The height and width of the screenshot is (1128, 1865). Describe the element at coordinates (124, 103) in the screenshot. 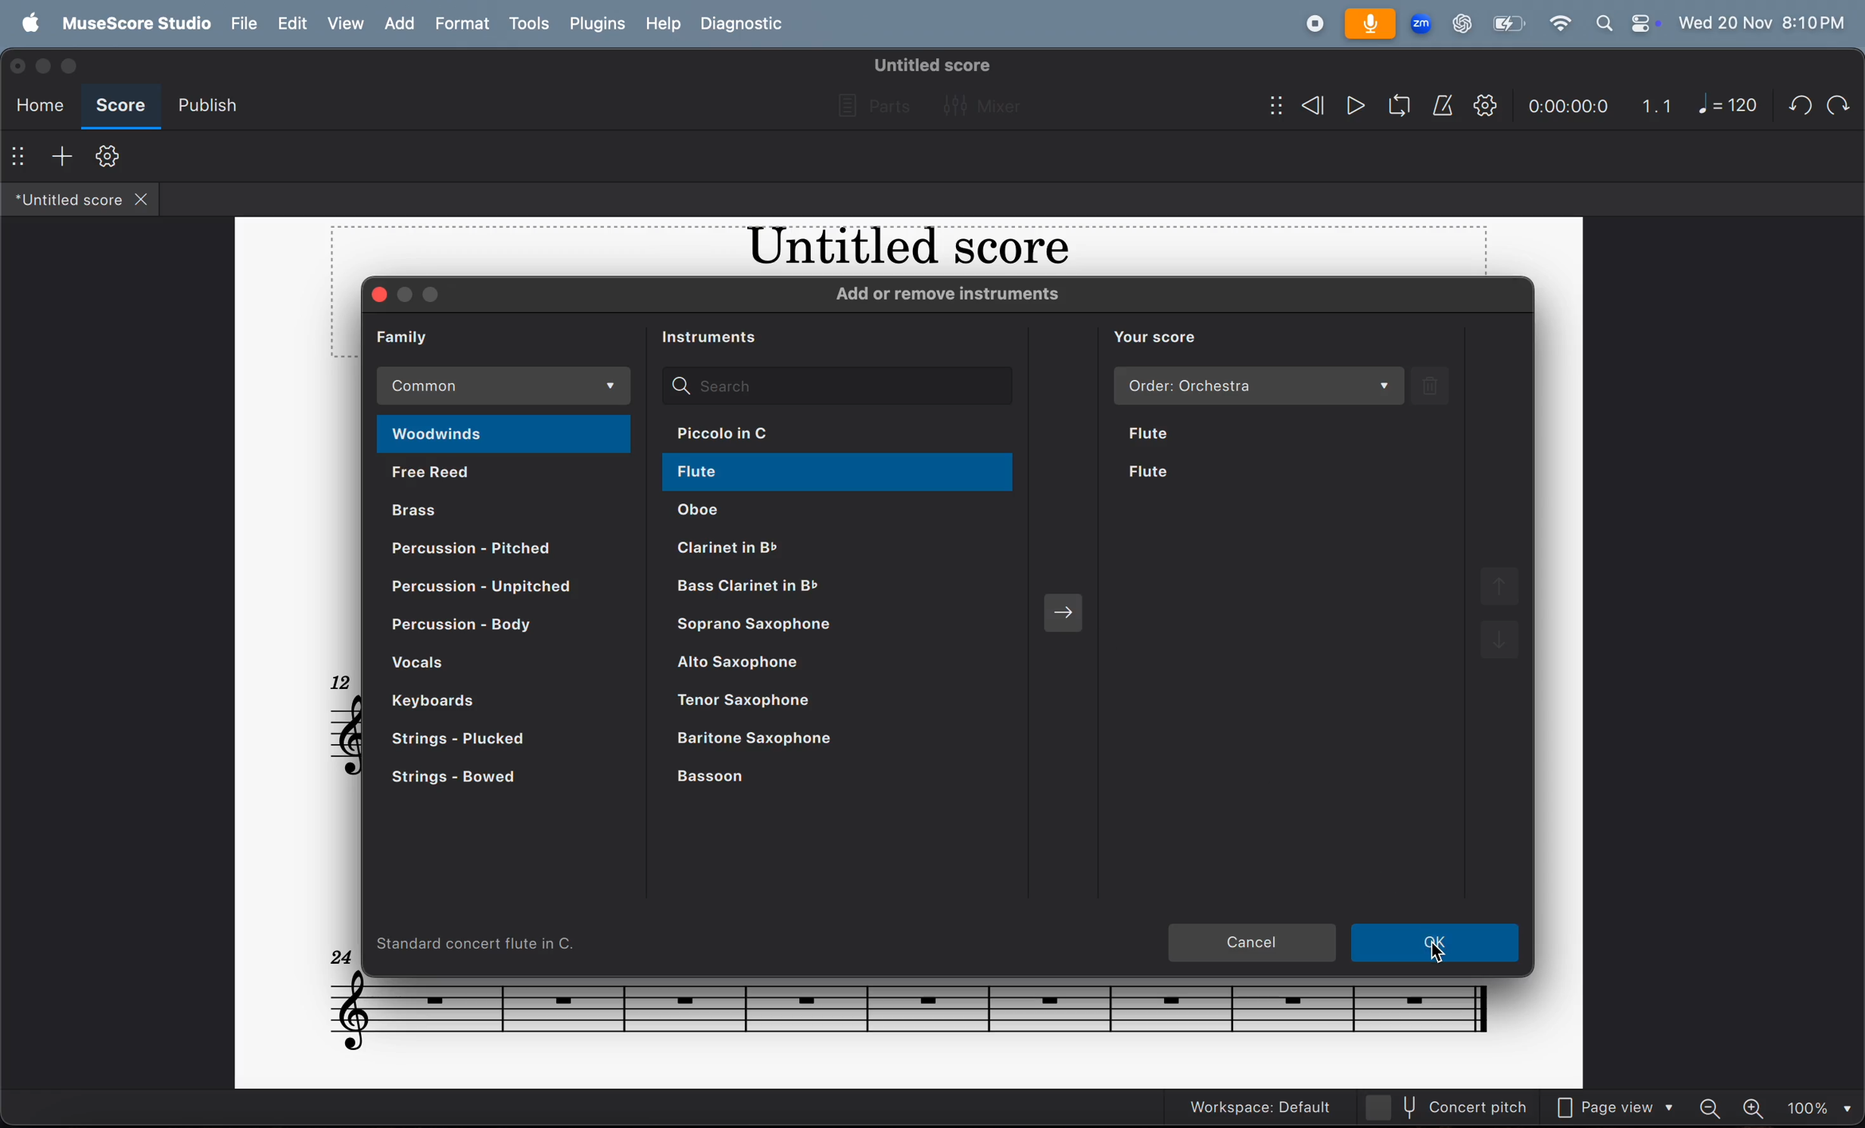

I see `score` at that location.